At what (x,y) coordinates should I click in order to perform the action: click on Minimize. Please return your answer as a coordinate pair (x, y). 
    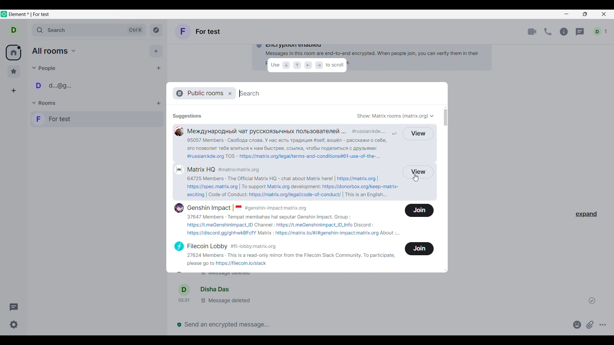
    Looking at the image, I should click on (567, 15).